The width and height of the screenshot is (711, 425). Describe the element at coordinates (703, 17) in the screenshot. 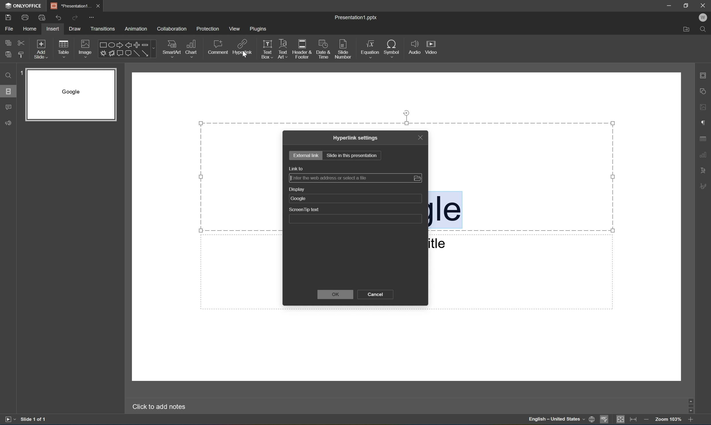

I see `Welcome` at that location.